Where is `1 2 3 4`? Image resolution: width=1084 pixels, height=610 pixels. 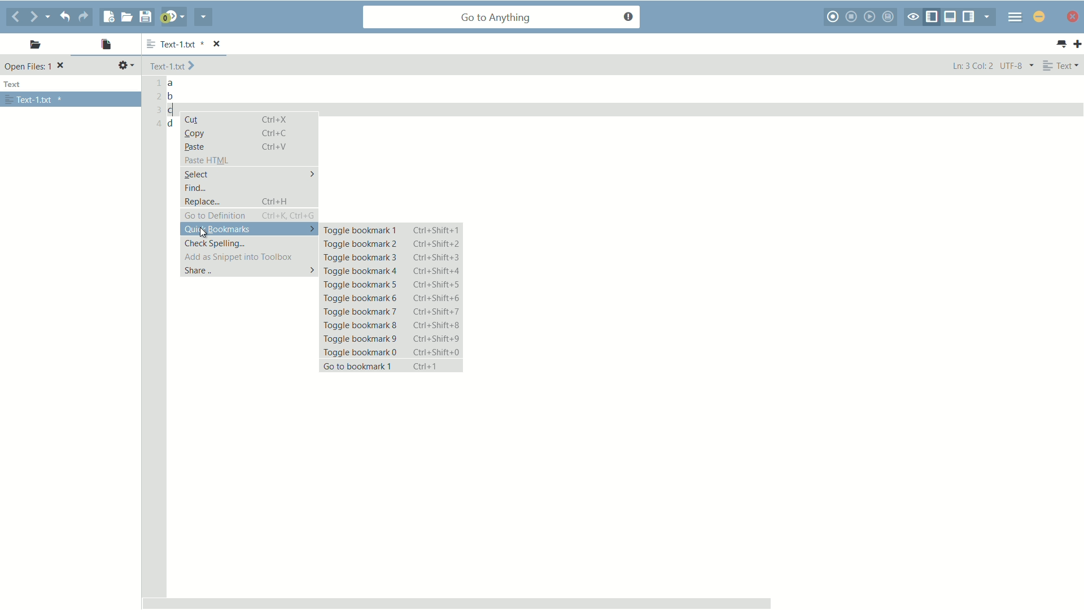 1 2 3 4 is located at coordinates (156, 105).